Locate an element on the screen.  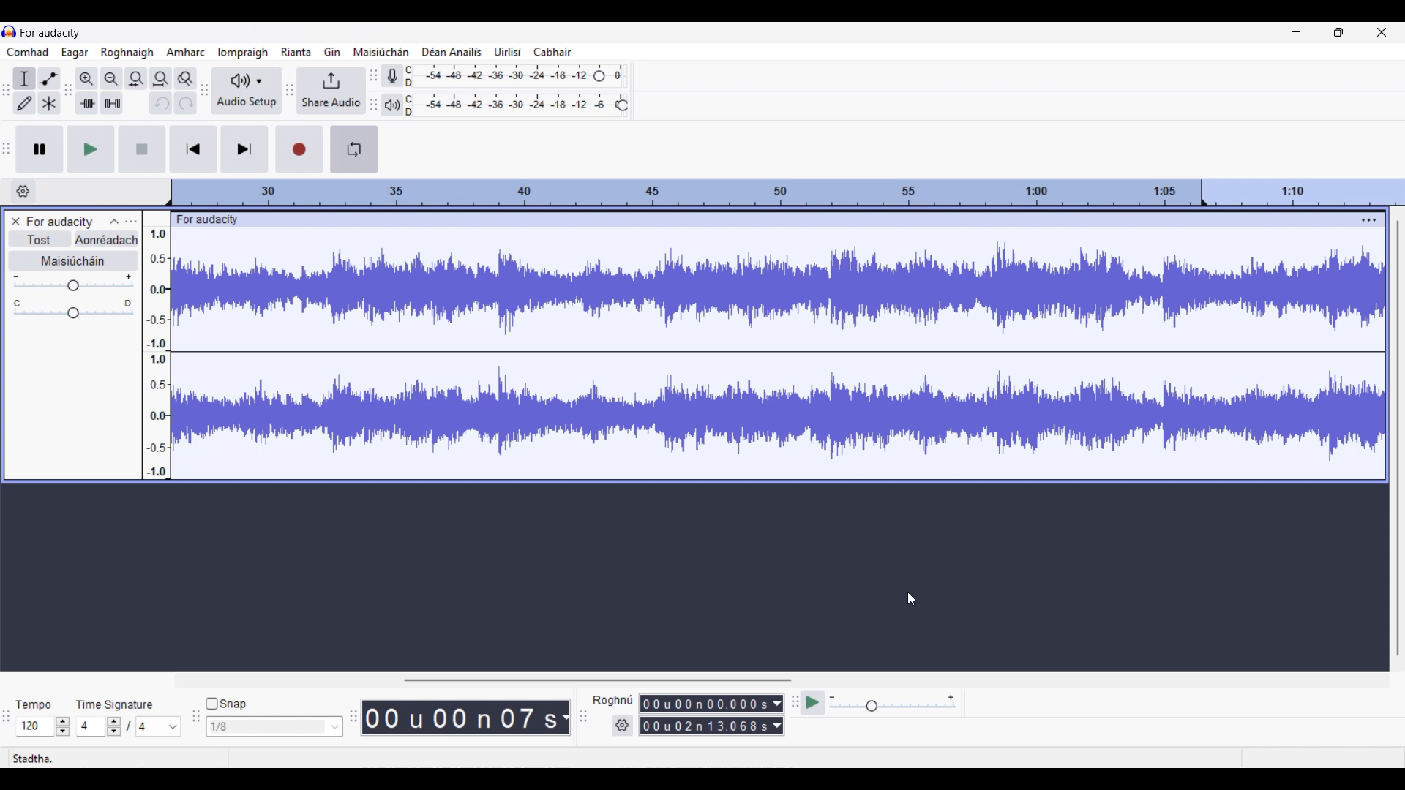
Close track is located at coordinates (15, 221).